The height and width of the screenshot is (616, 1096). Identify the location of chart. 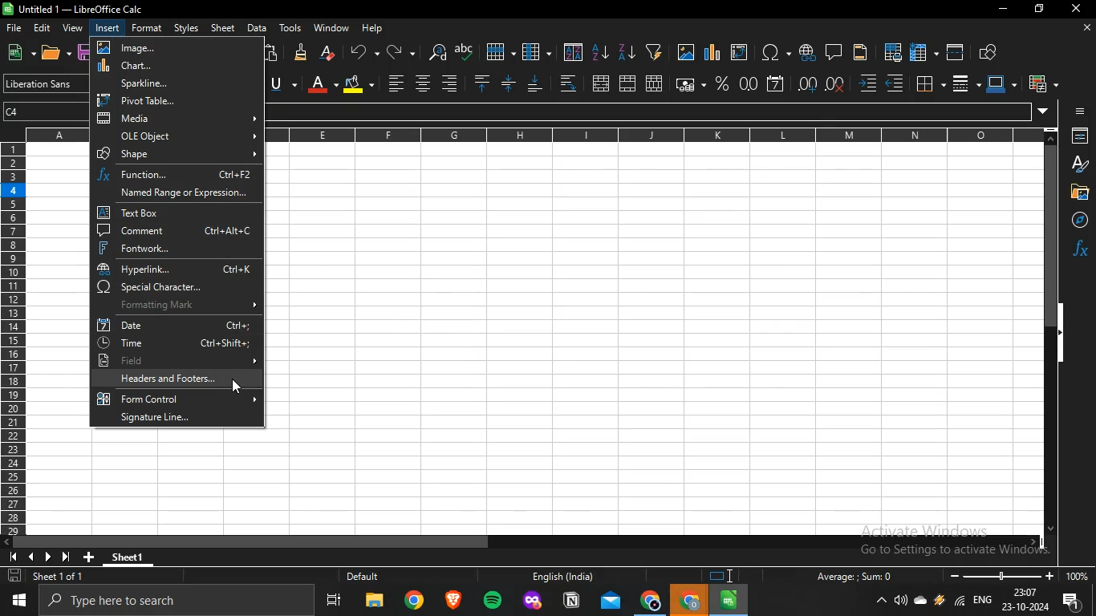
(169, 66).